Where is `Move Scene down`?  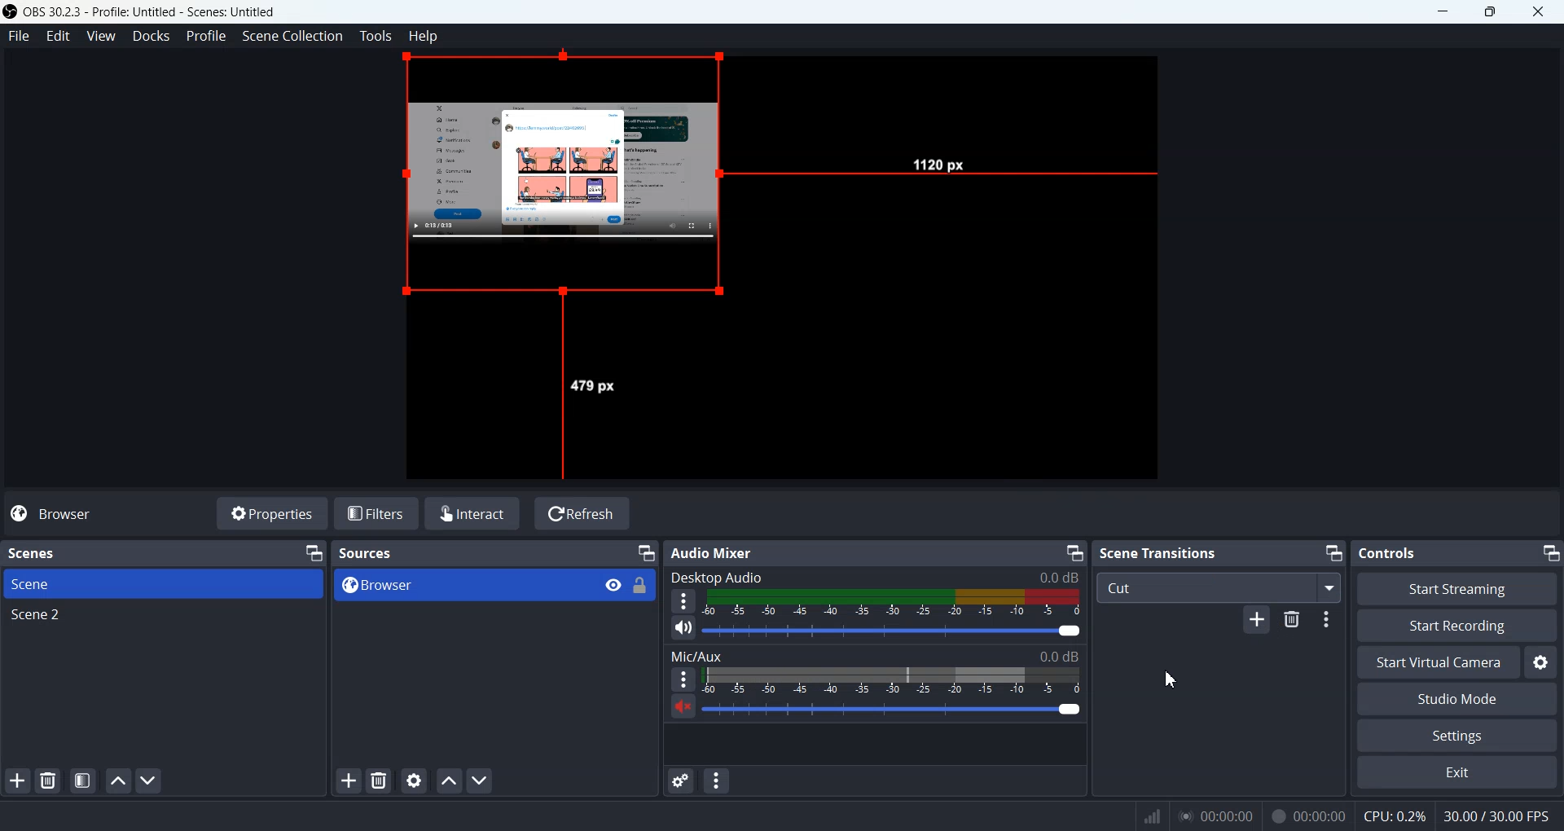
Move Scene down is located at coordinates (150, 780).